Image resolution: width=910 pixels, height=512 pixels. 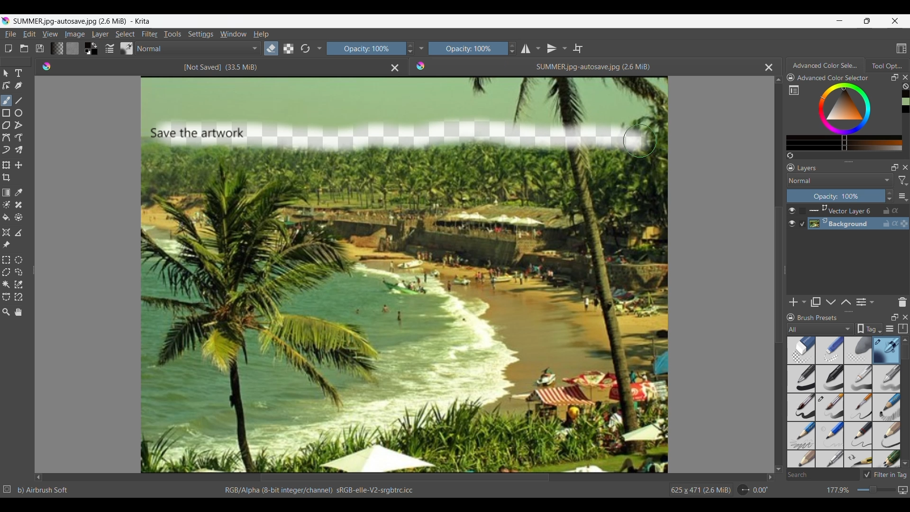 I want to click on Draw a gradient, so click(x=7, y=192).